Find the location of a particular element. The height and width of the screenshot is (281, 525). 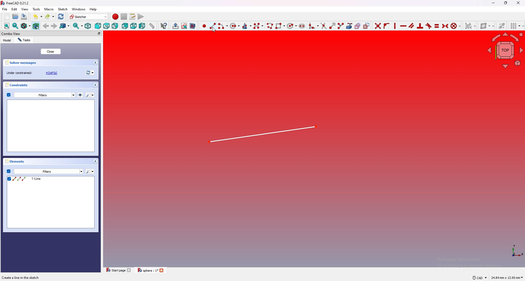

File is located at coordinates (5, 10).